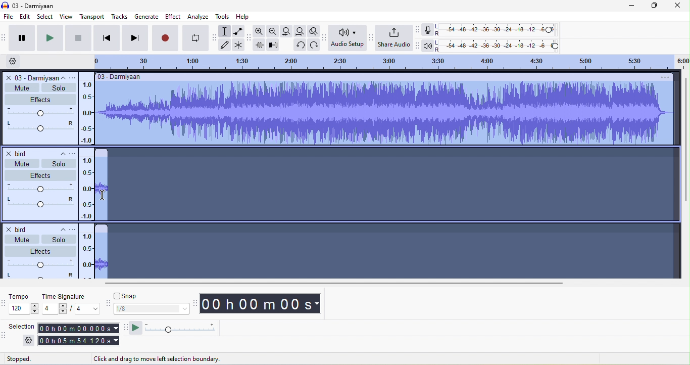 The height and width of the screenshot is (365, 690). I want to click on option, so click(664, 77).